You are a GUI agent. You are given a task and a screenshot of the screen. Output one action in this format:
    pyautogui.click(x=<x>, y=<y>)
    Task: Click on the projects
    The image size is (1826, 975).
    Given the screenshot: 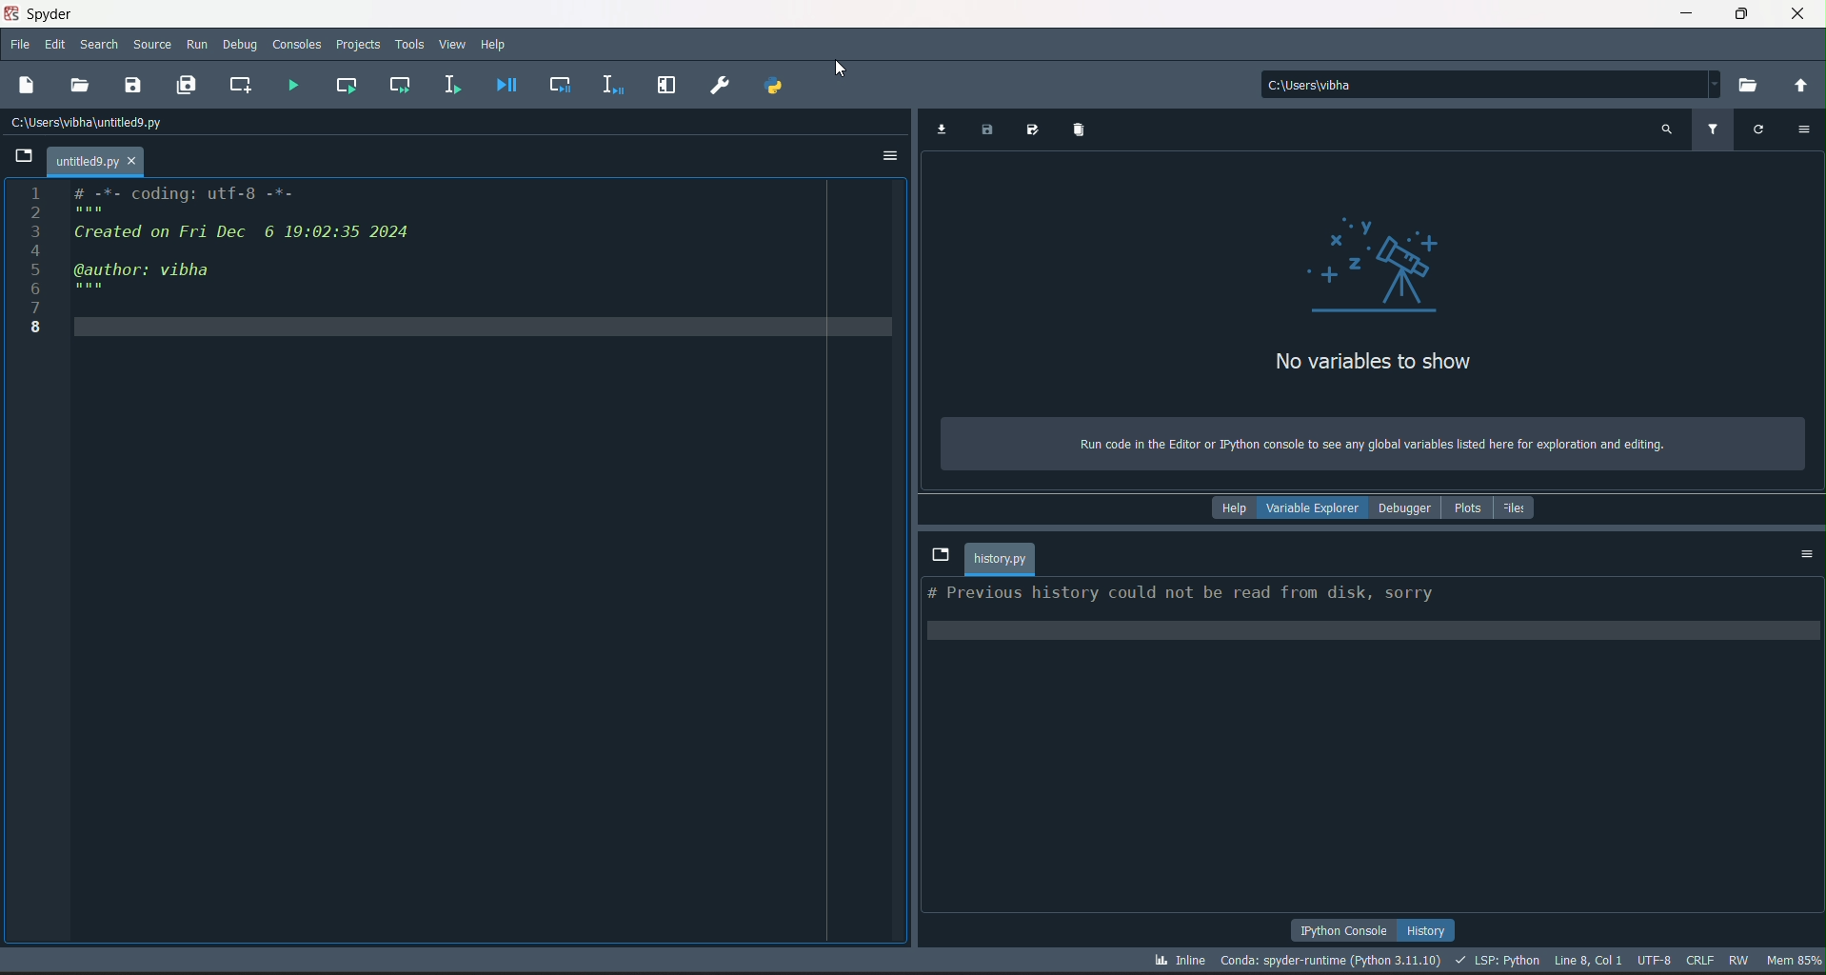 What is the action you would take?
    pyautogui.click(x=359, y=43)
    